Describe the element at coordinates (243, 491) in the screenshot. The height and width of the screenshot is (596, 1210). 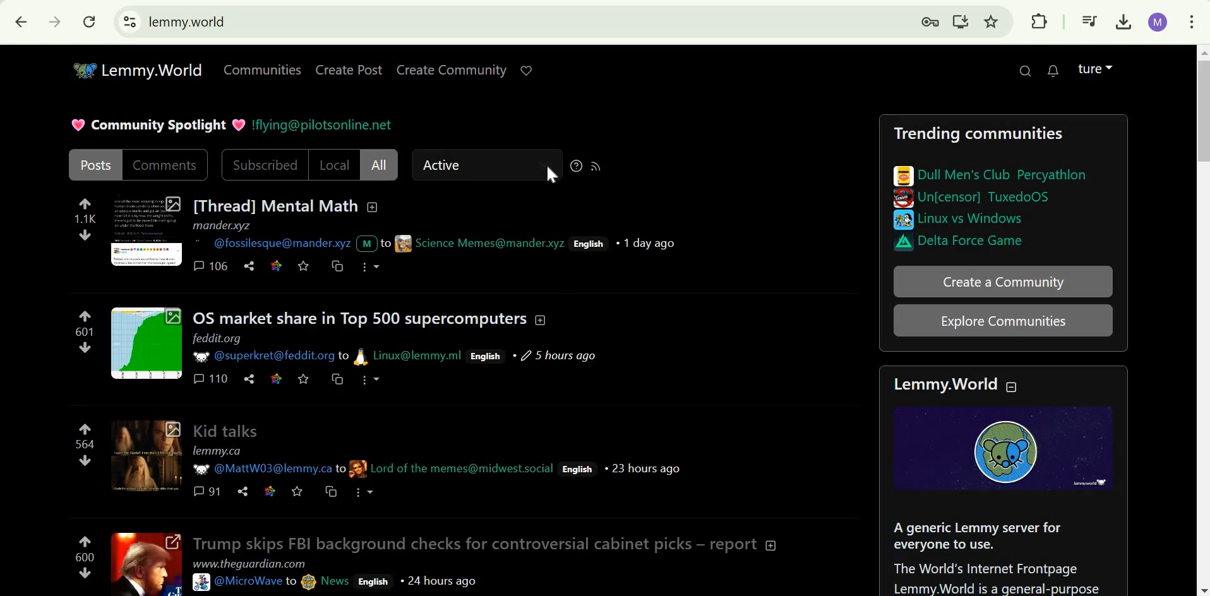
I see `Share` at that location.